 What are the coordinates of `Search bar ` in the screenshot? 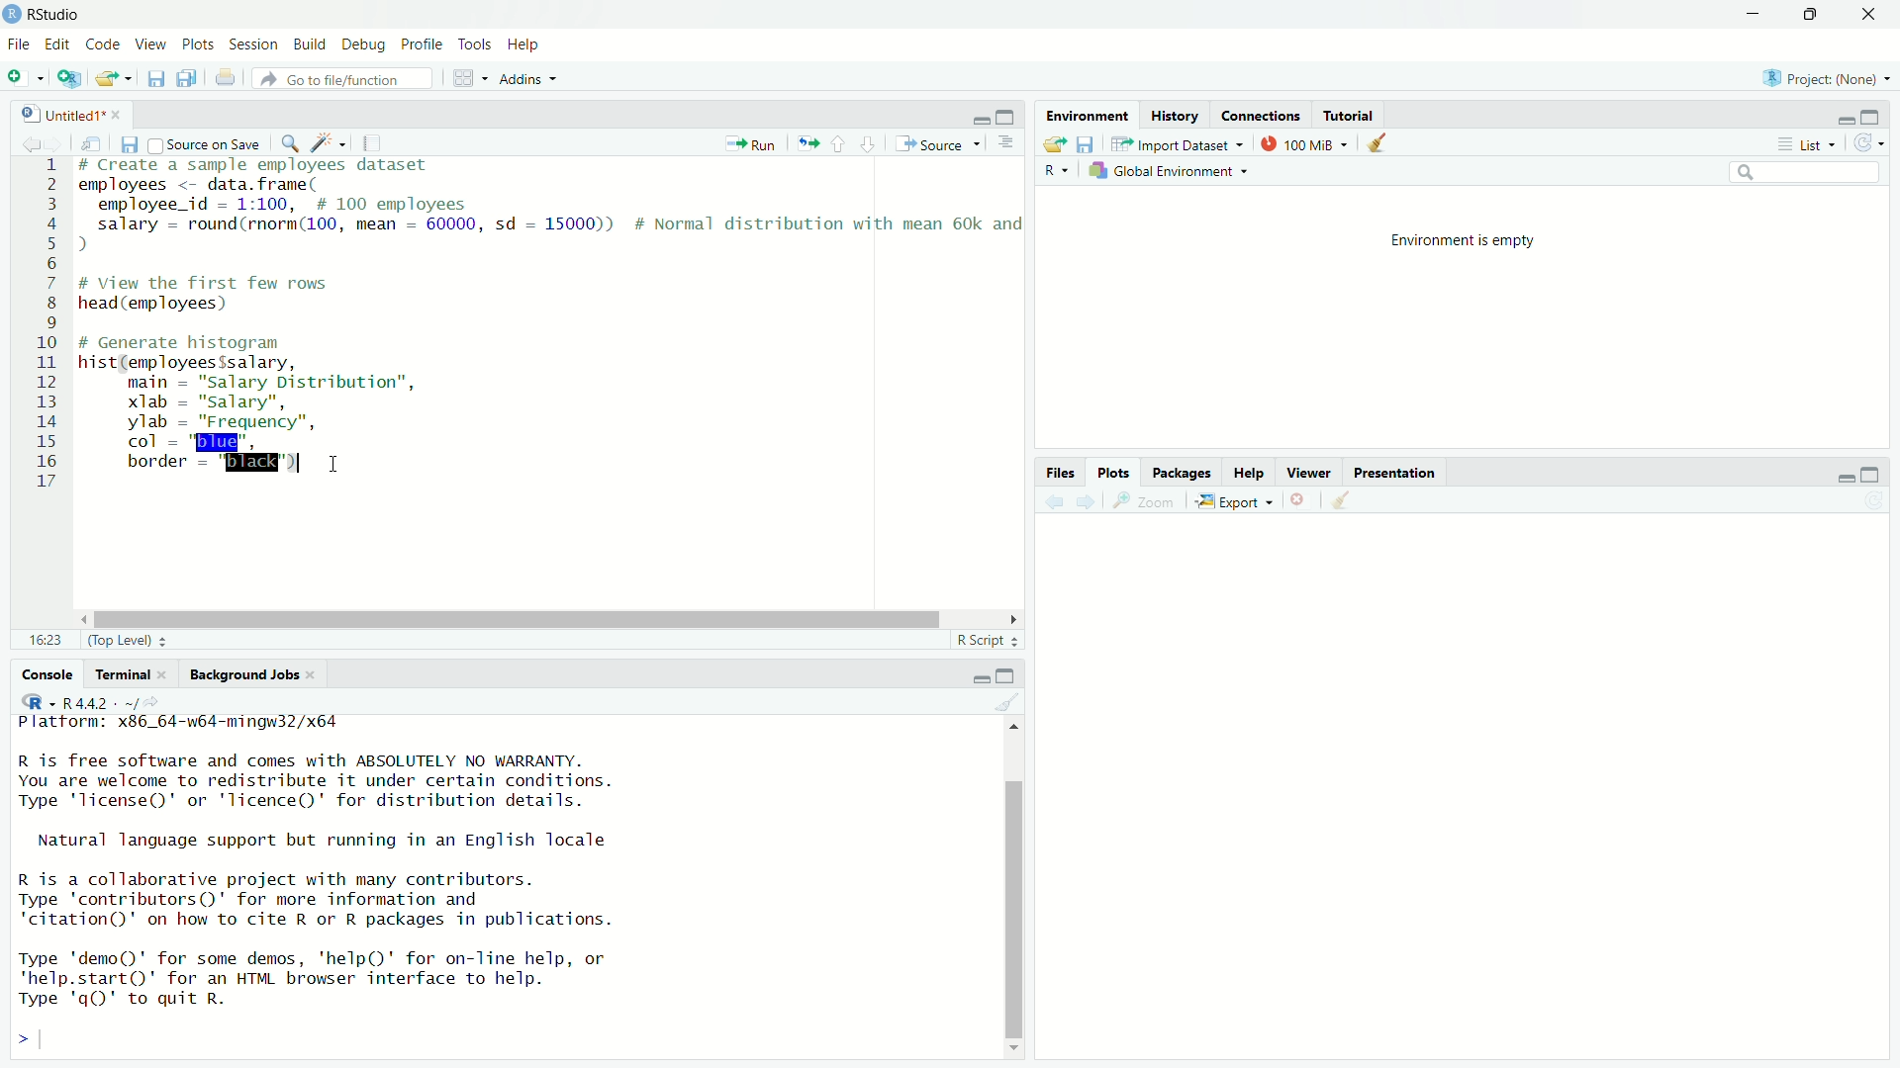 It's located at (1804, 172).